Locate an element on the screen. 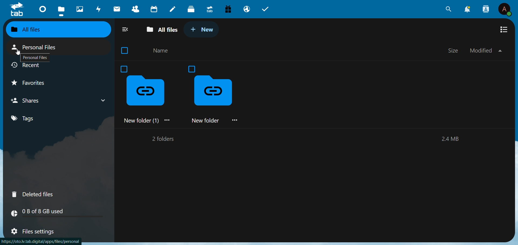 Image resolution: width=518 pixels, height=245 pixels. name is located at coordinates (162, 51).